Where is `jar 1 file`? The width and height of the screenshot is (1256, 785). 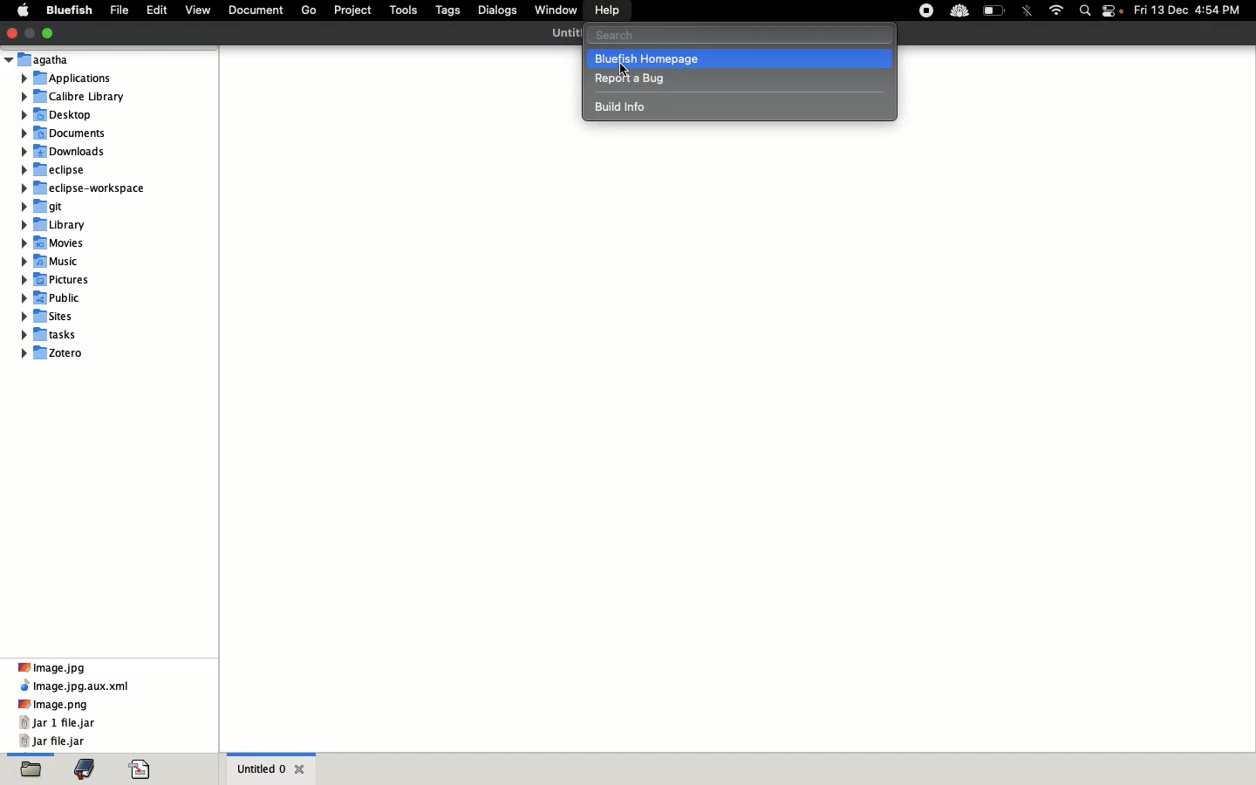 jar 1 file is located at coordinates (58, 723).